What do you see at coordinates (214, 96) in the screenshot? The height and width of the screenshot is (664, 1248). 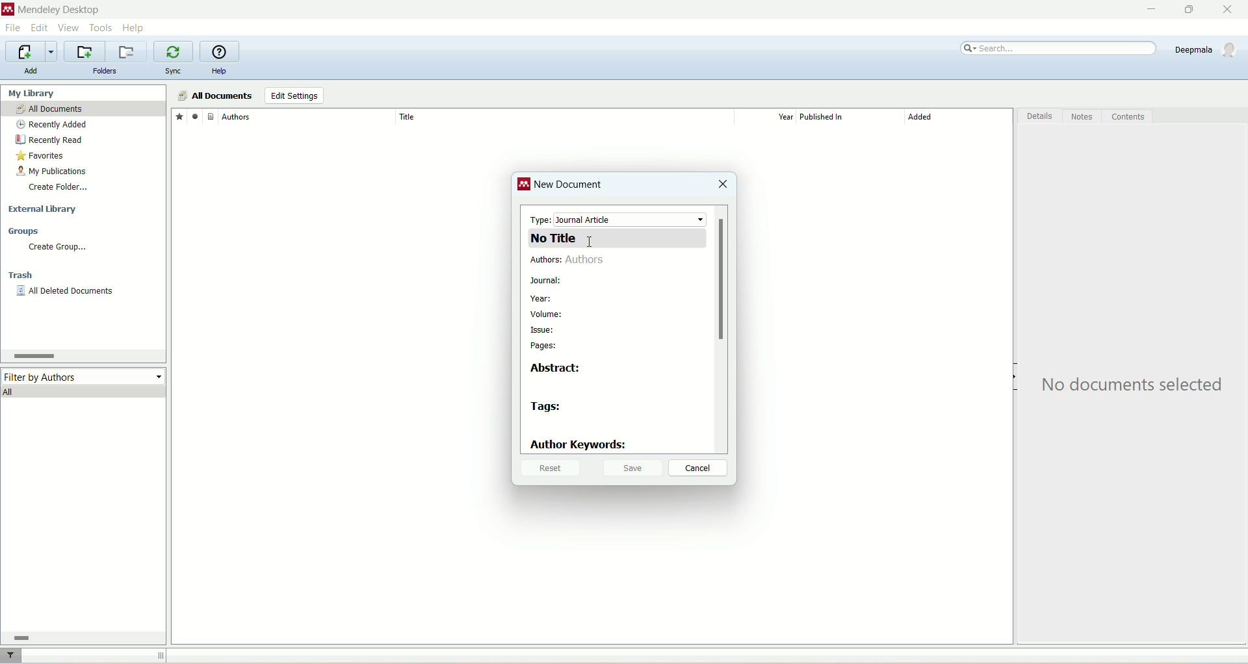 I see `all documents` at bounding box center [214, 96].